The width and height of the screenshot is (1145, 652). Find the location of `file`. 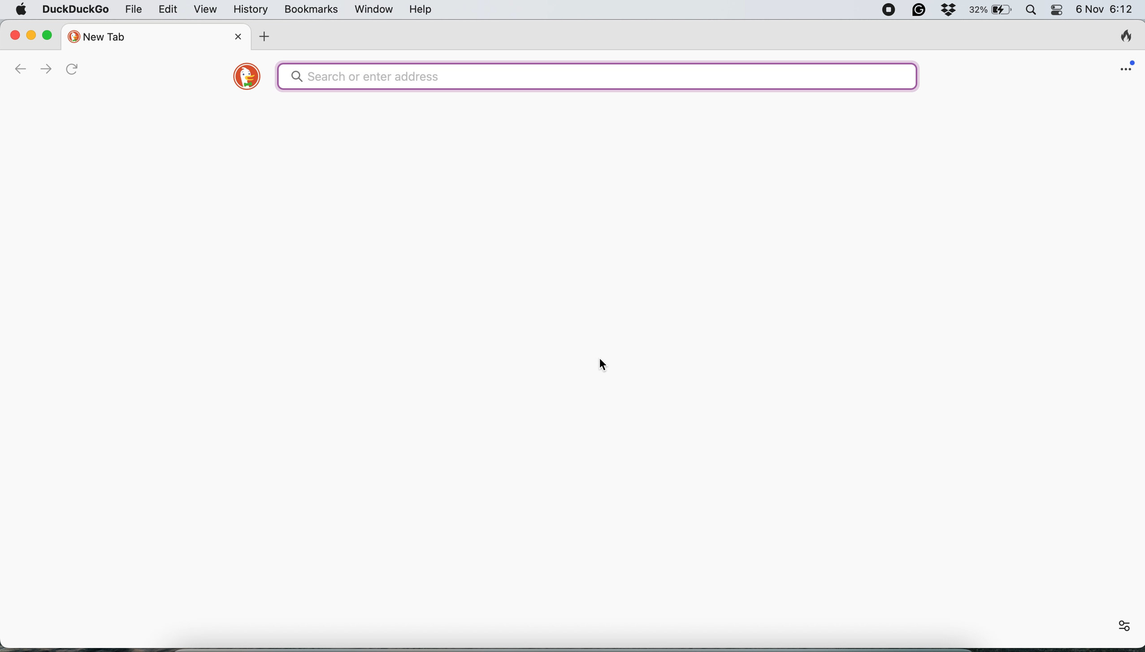

file is located at coordinates (134, 9).